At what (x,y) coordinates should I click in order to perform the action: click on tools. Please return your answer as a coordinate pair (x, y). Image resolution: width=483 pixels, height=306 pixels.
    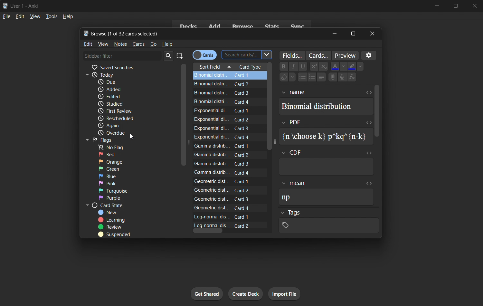
    Looking at the image, I should click on (51, 16).